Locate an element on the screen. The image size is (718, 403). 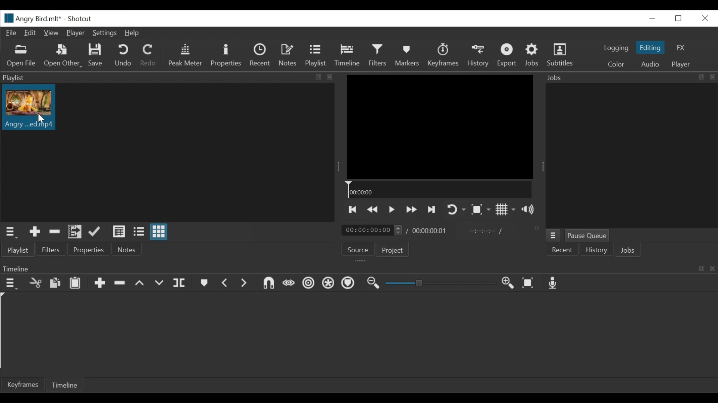
Scrub while dragging is located at coordinates (349, 284).